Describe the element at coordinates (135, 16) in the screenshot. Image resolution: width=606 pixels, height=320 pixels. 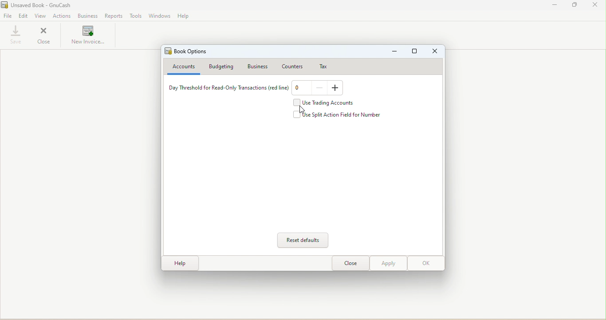
I see `Tools` at that location.